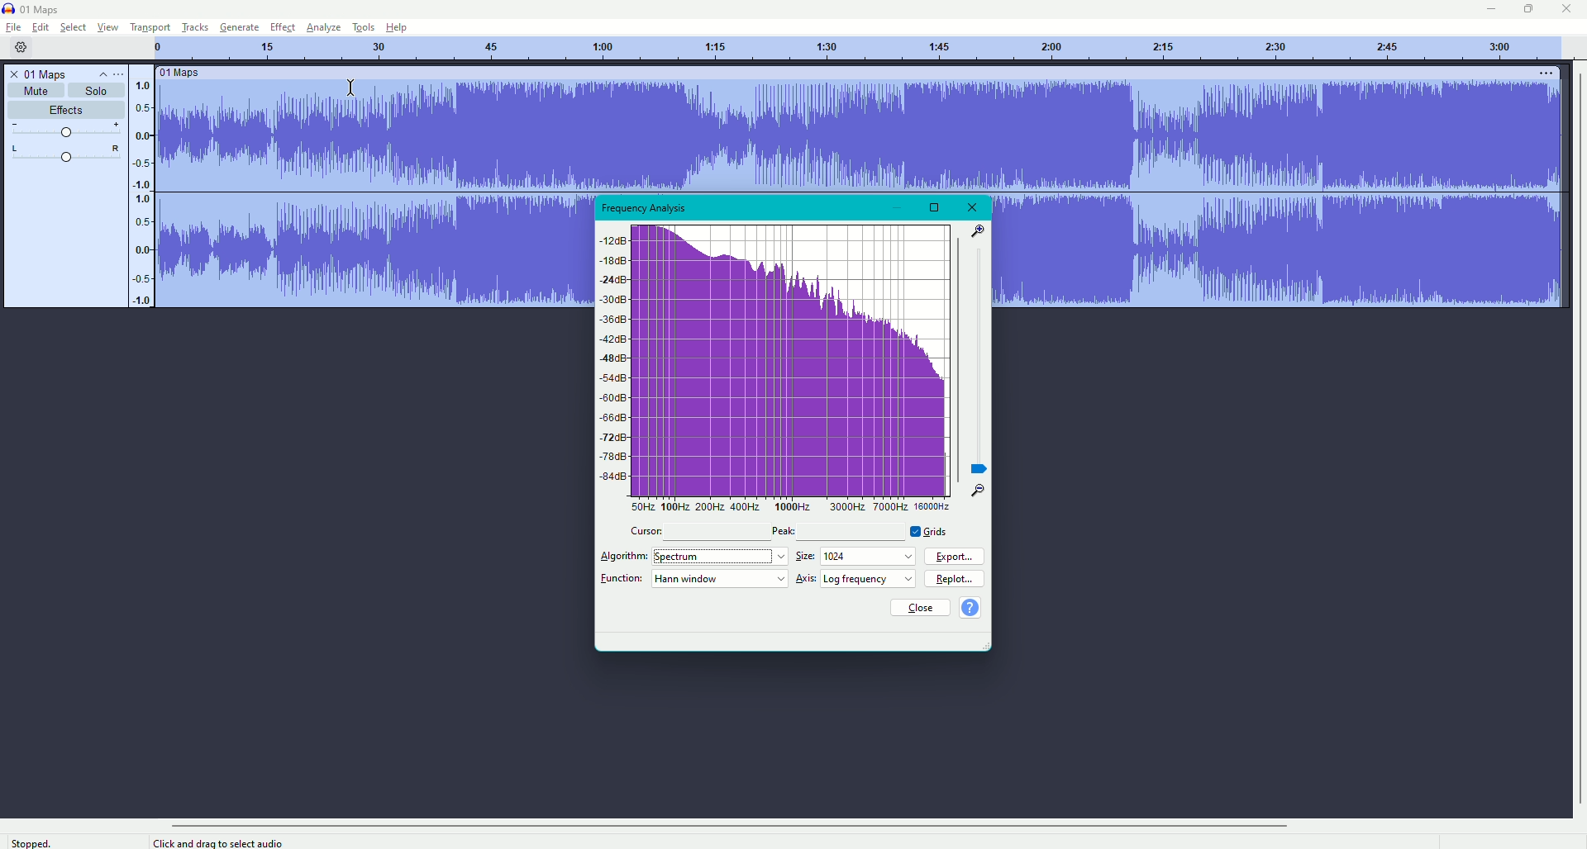  I want to click on Transport, so click(147, 26).